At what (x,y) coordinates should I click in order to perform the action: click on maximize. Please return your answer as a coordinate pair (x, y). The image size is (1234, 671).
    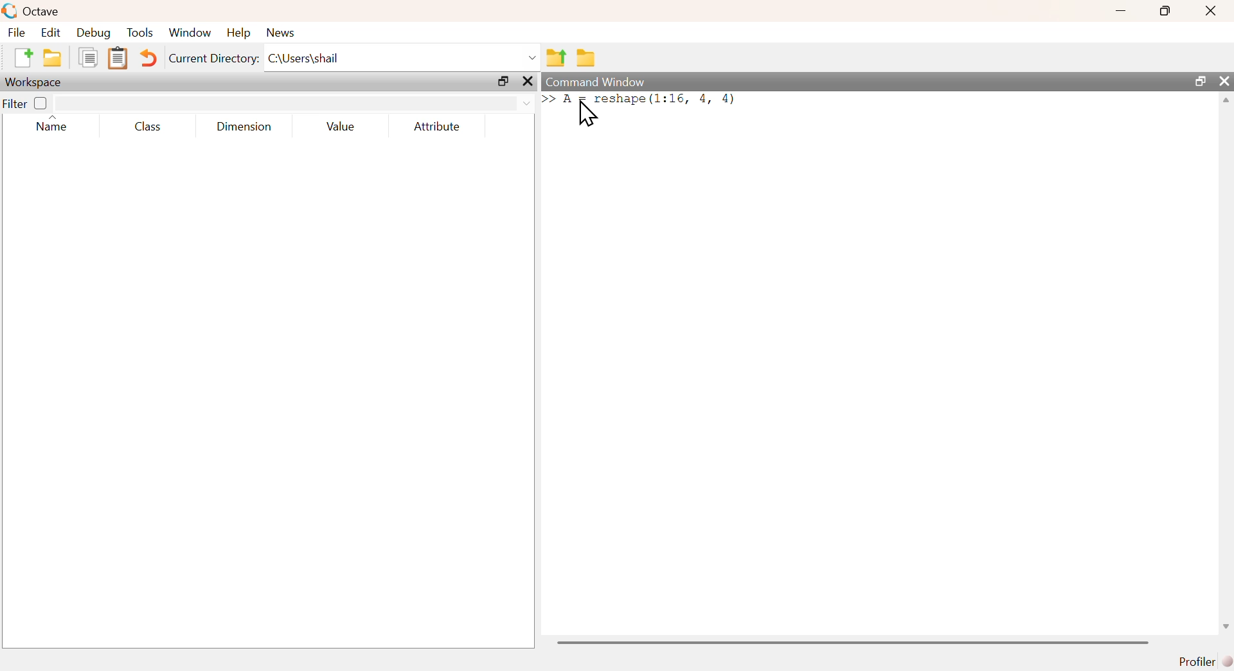
    Looking at the image, I should click on (502, 82).